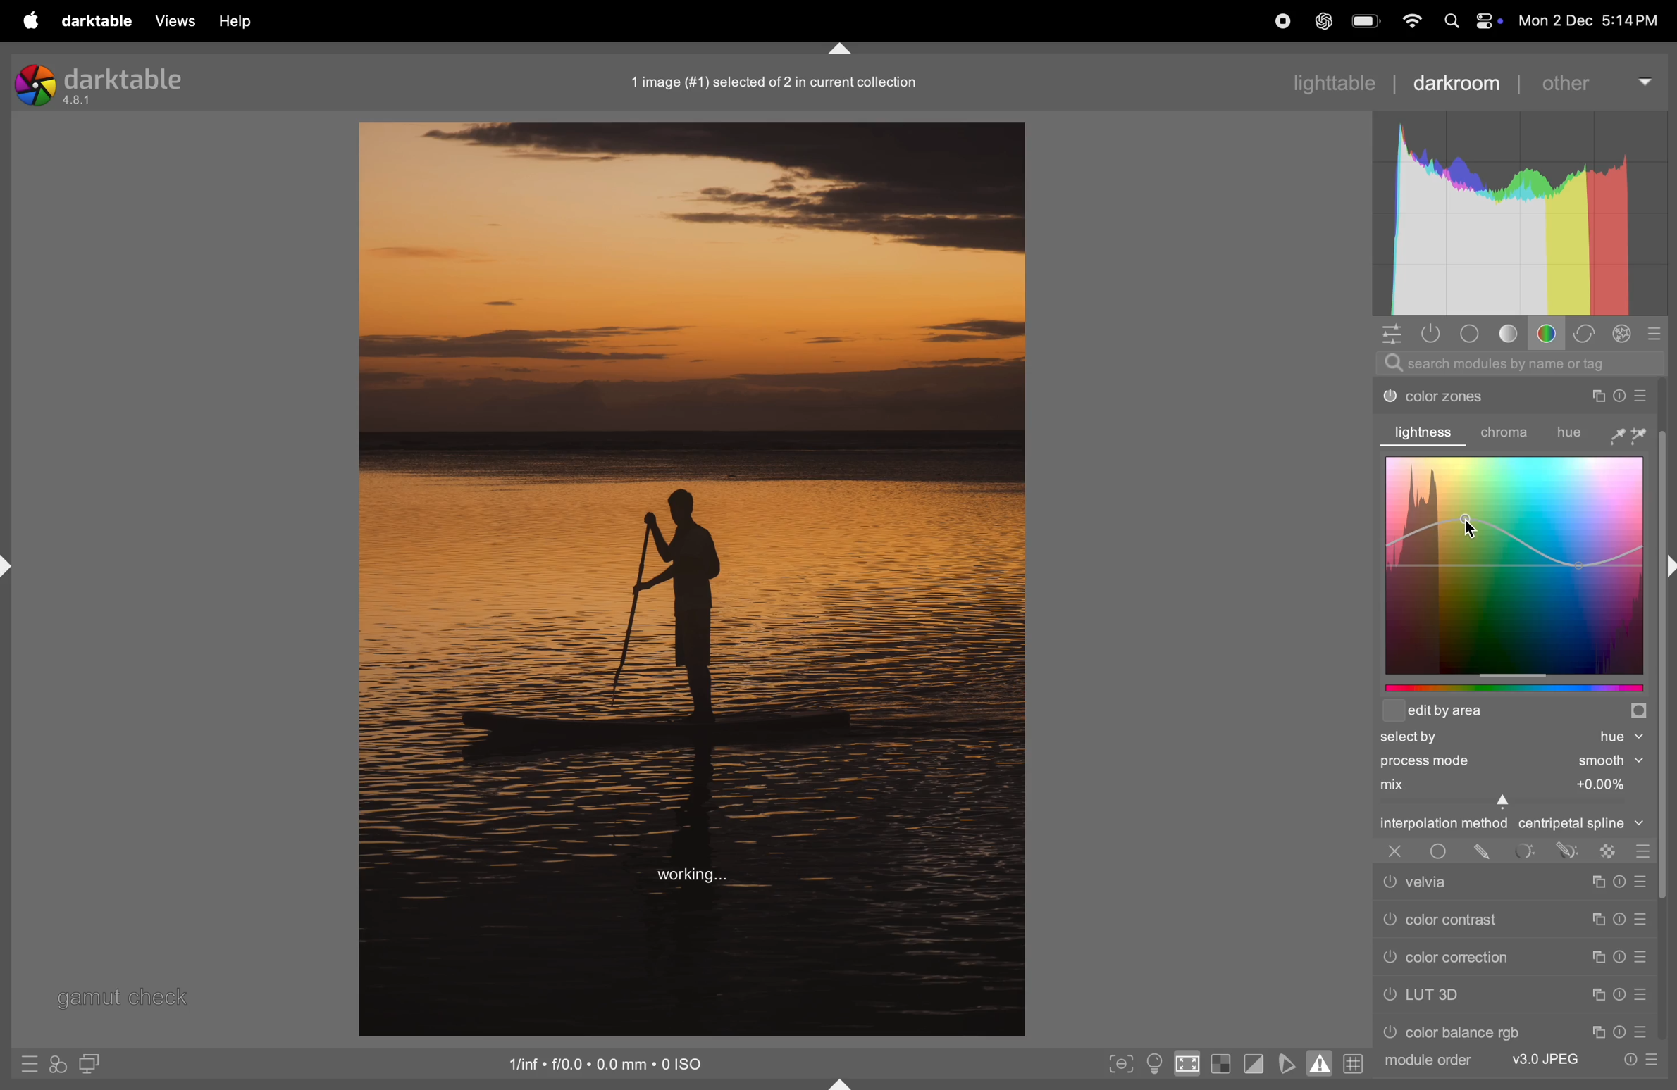 This screenshot has width=1677, height=1090. I want to click on v3 jpeg, so click(1536, 1058).